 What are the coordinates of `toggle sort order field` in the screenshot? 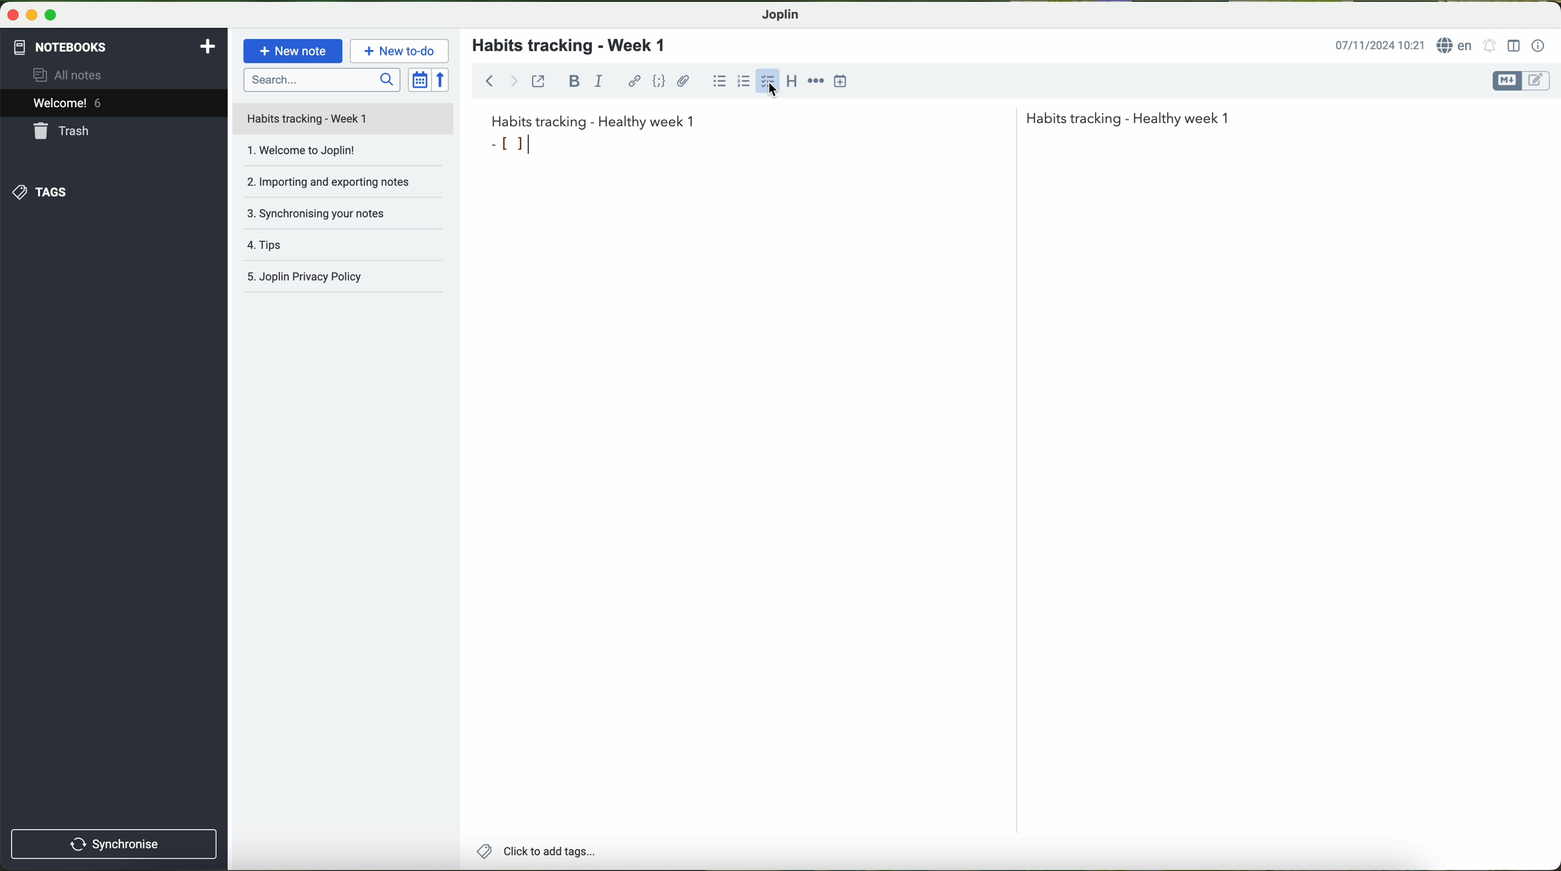 It's located at (419, 79).